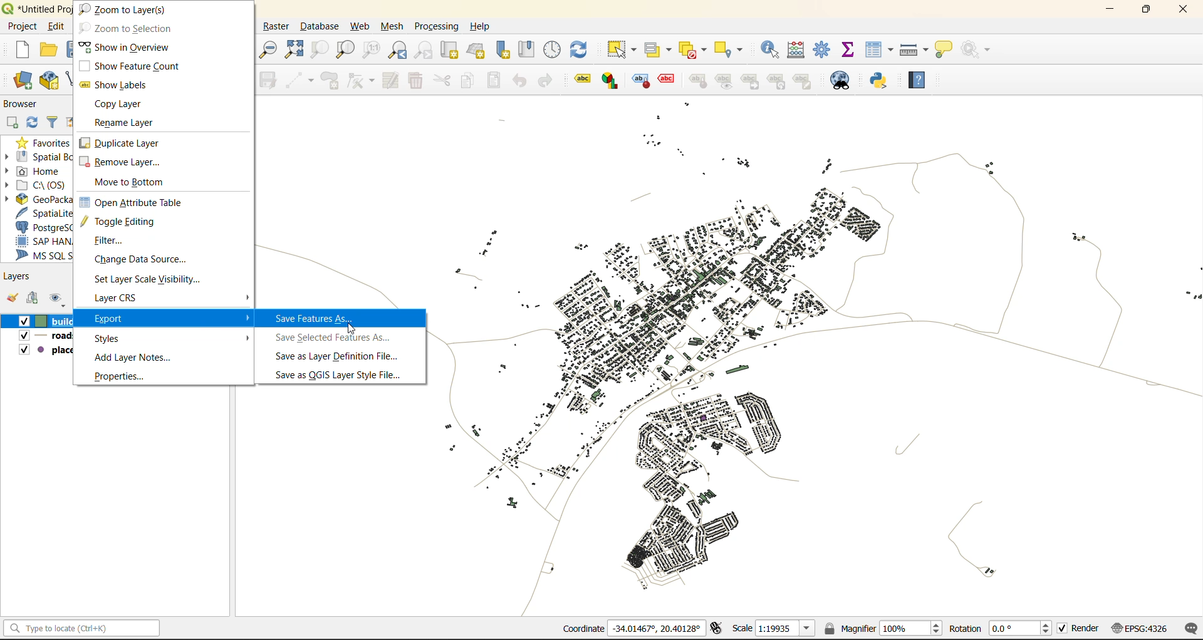 The image size is (1203, 640). What do you see at coordinates (125, 45) in the screenshot?
I see `show in overview` at bounding box center [125, 45].